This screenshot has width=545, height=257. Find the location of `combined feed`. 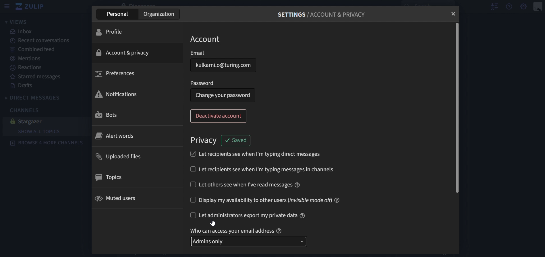

combined feed is located at coordinates (38, 50).